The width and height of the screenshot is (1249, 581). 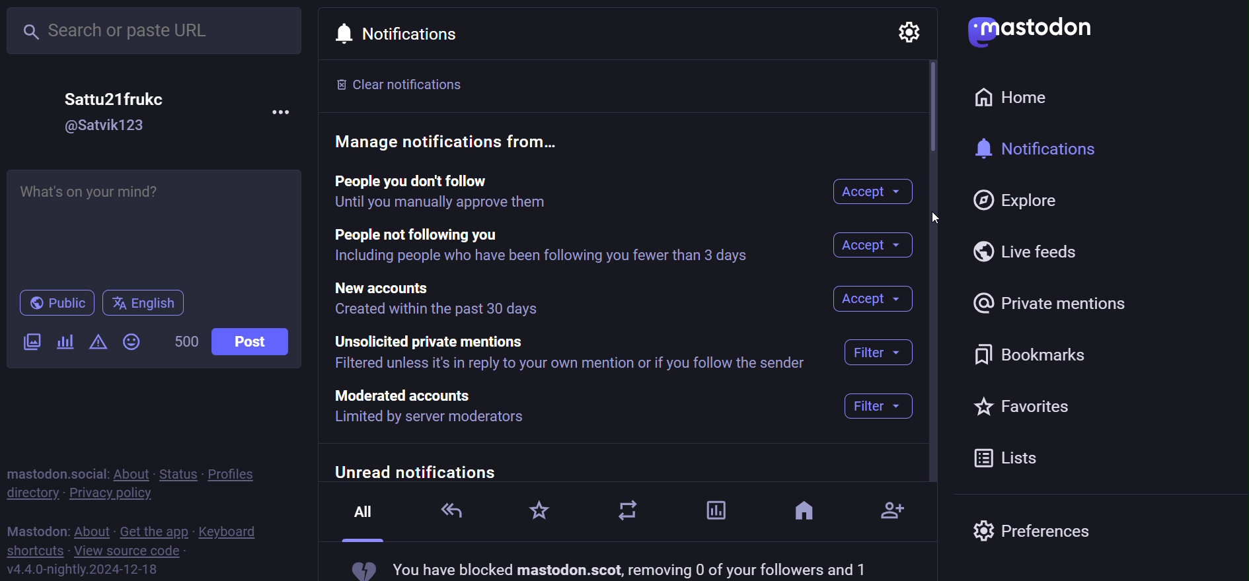 What do you see at coordinates (252, 341) in the screenshot?
I see `post` at bounding box center [252, 341].